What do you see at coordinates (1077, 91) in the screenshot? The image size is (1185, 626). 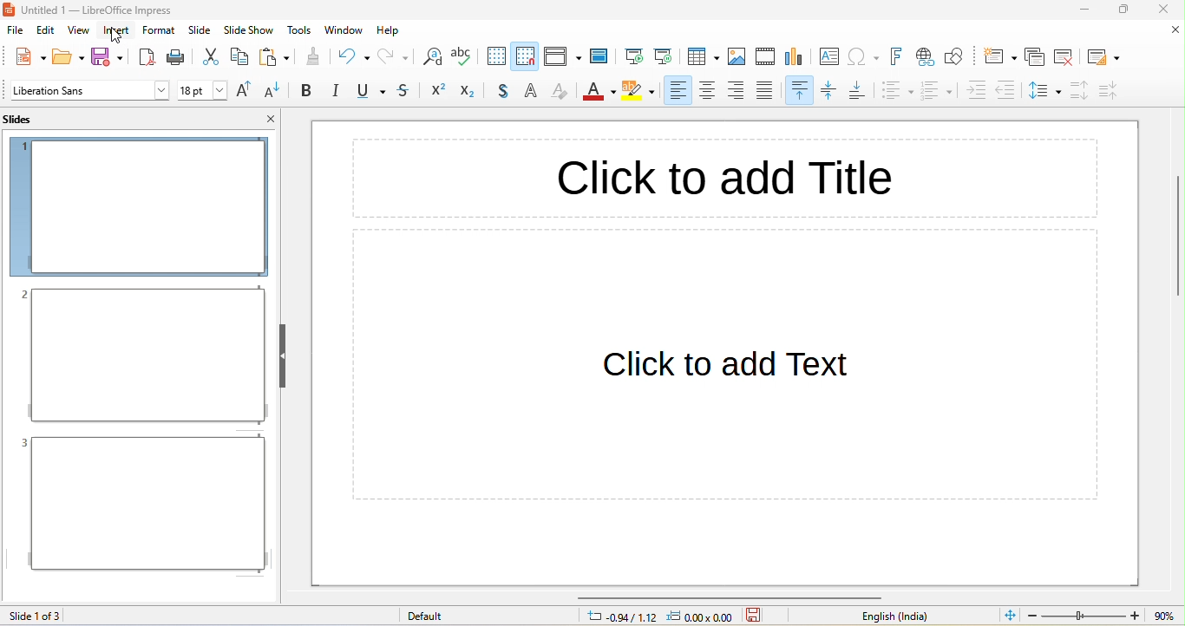 I see `increase paragraph spacing` at bounding box center [1077, 91].